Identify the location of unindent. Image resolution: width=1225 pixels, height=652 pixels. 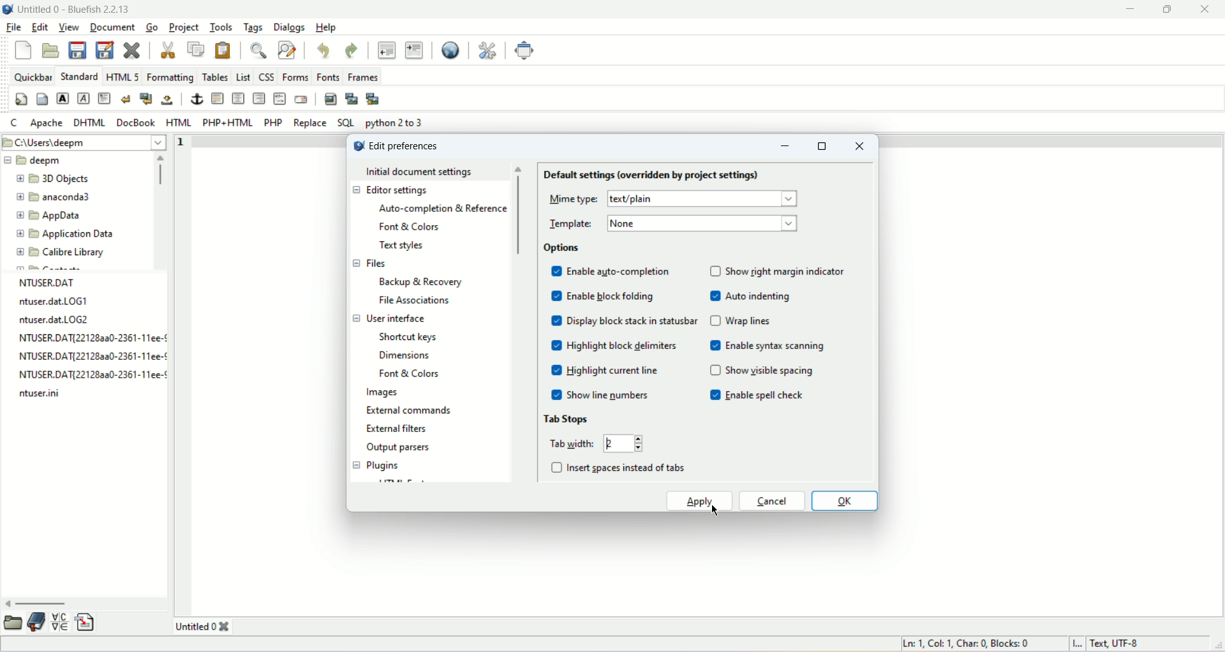
(386, 49).